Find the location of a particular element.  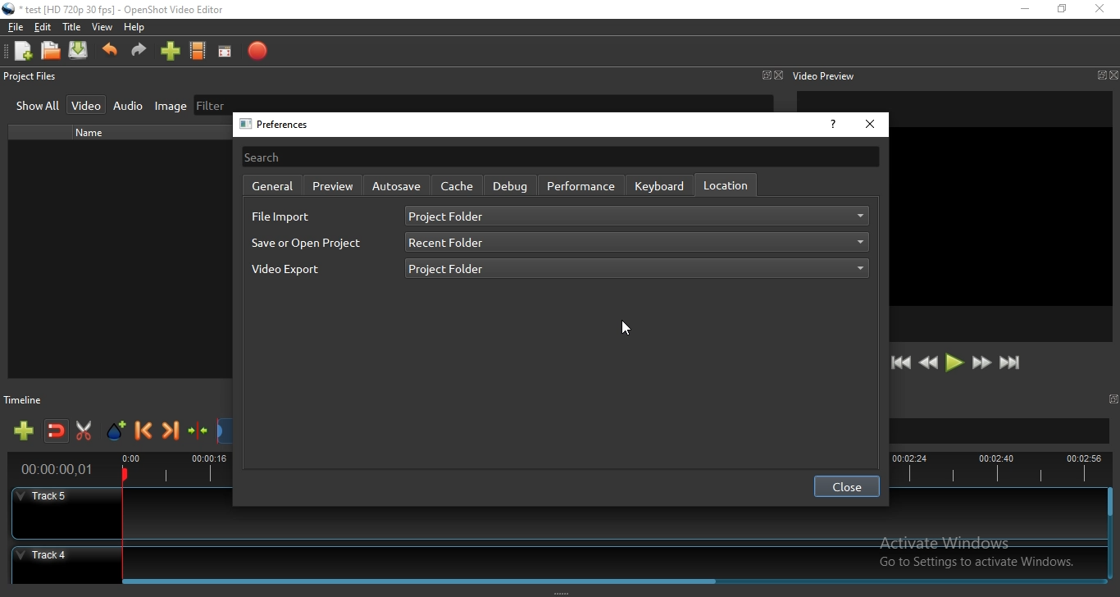

file input is located at coordinates (281, 217).